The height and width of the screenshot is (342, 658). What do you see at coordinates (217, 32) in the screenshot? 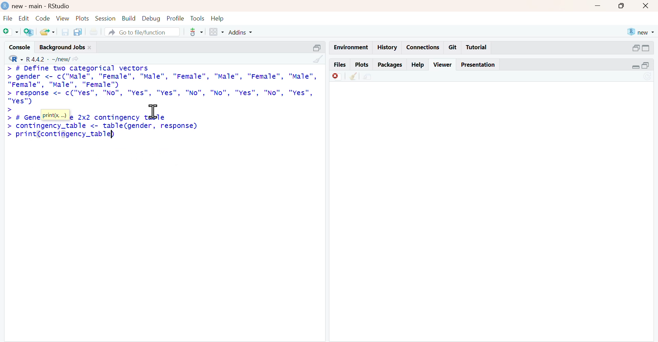
I see `grid` at bounding box center [217, 32].